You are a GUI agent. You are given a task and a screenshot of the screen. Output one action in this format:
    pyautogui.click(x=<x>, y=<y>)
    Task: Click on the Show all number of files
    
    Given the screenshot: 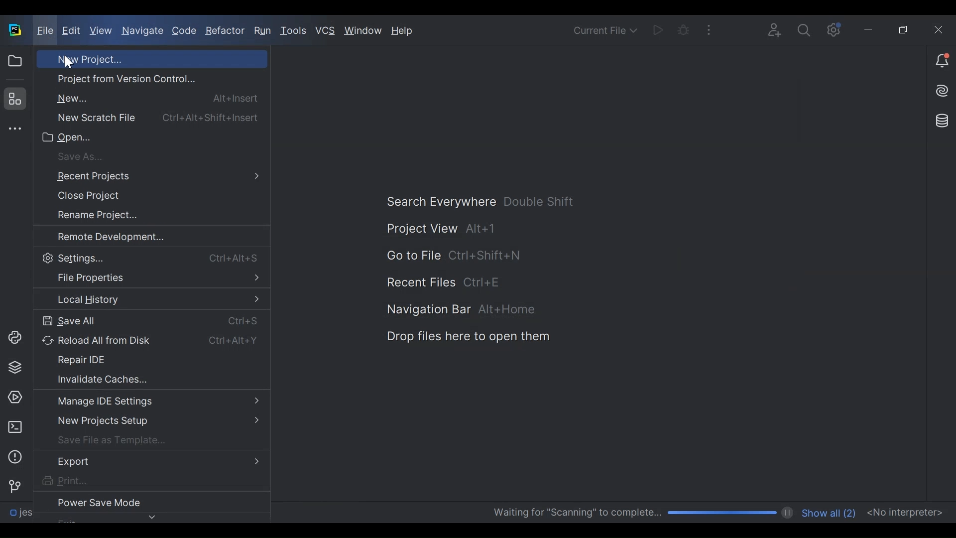 What is the action you would take?
    pyautogui.click(x=827, y=512)
    